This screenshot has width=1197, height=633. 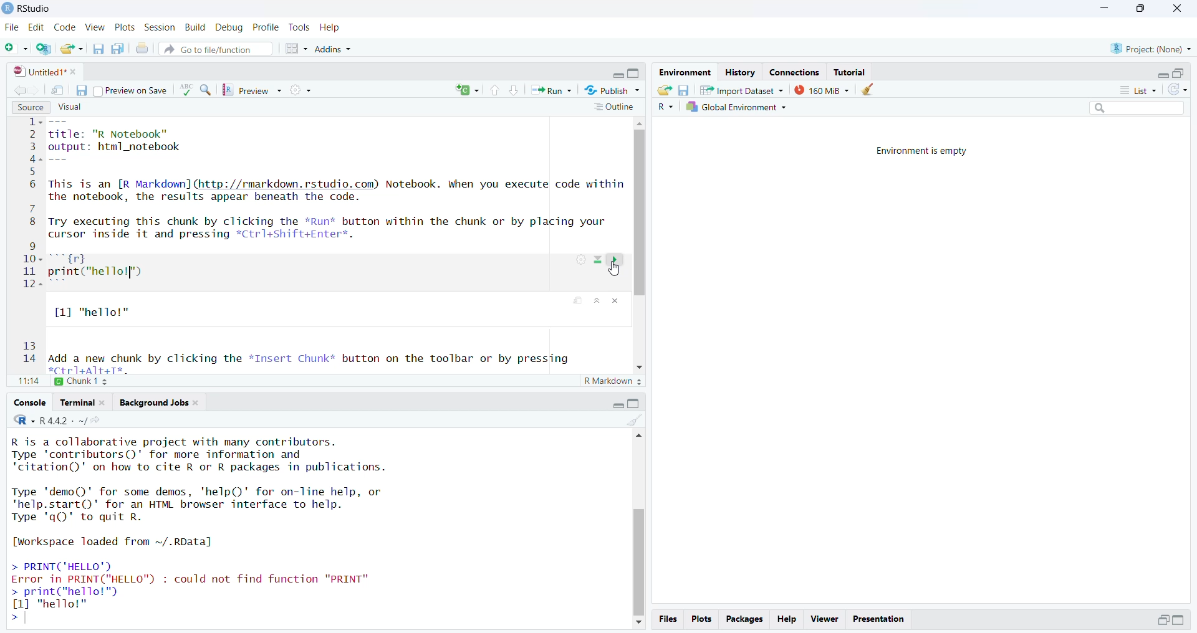 I want to click on text cursor, so click(x=29, y=617).